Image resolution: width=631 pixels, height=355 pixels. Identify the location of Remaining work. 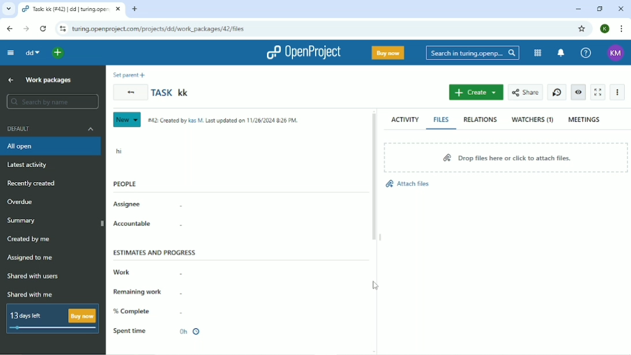
(138, 293).